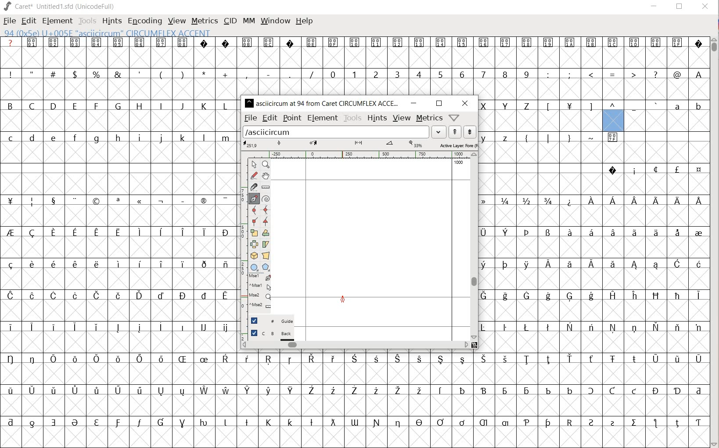  What do you see at coordinates (255, 210) in the screenshot?
I see `add a curve point` at bounding box center [255, 210].